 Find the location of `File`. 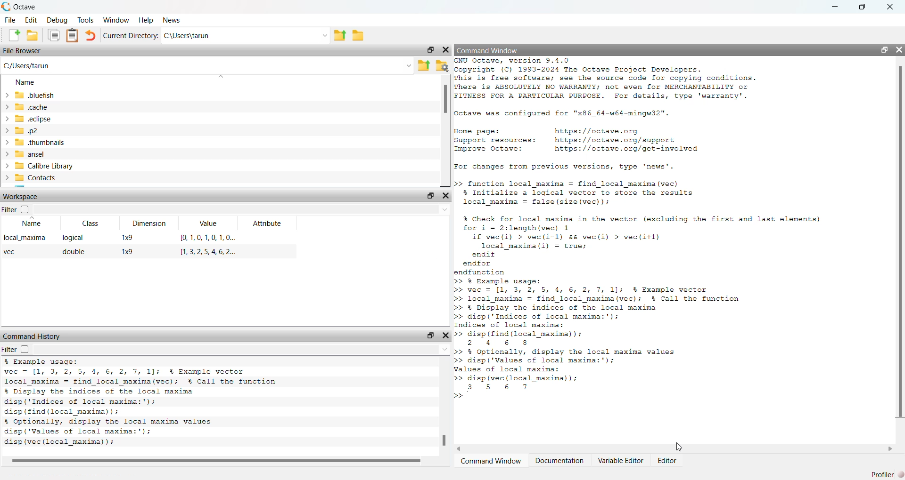

File is located at coordinates (10, 20).